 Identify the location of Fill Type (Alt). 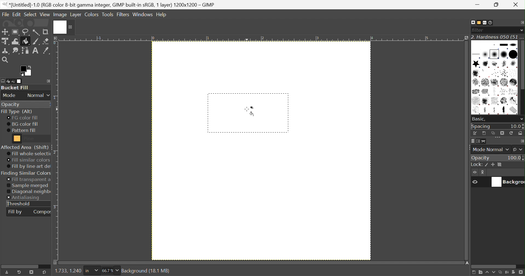
(16, 112).